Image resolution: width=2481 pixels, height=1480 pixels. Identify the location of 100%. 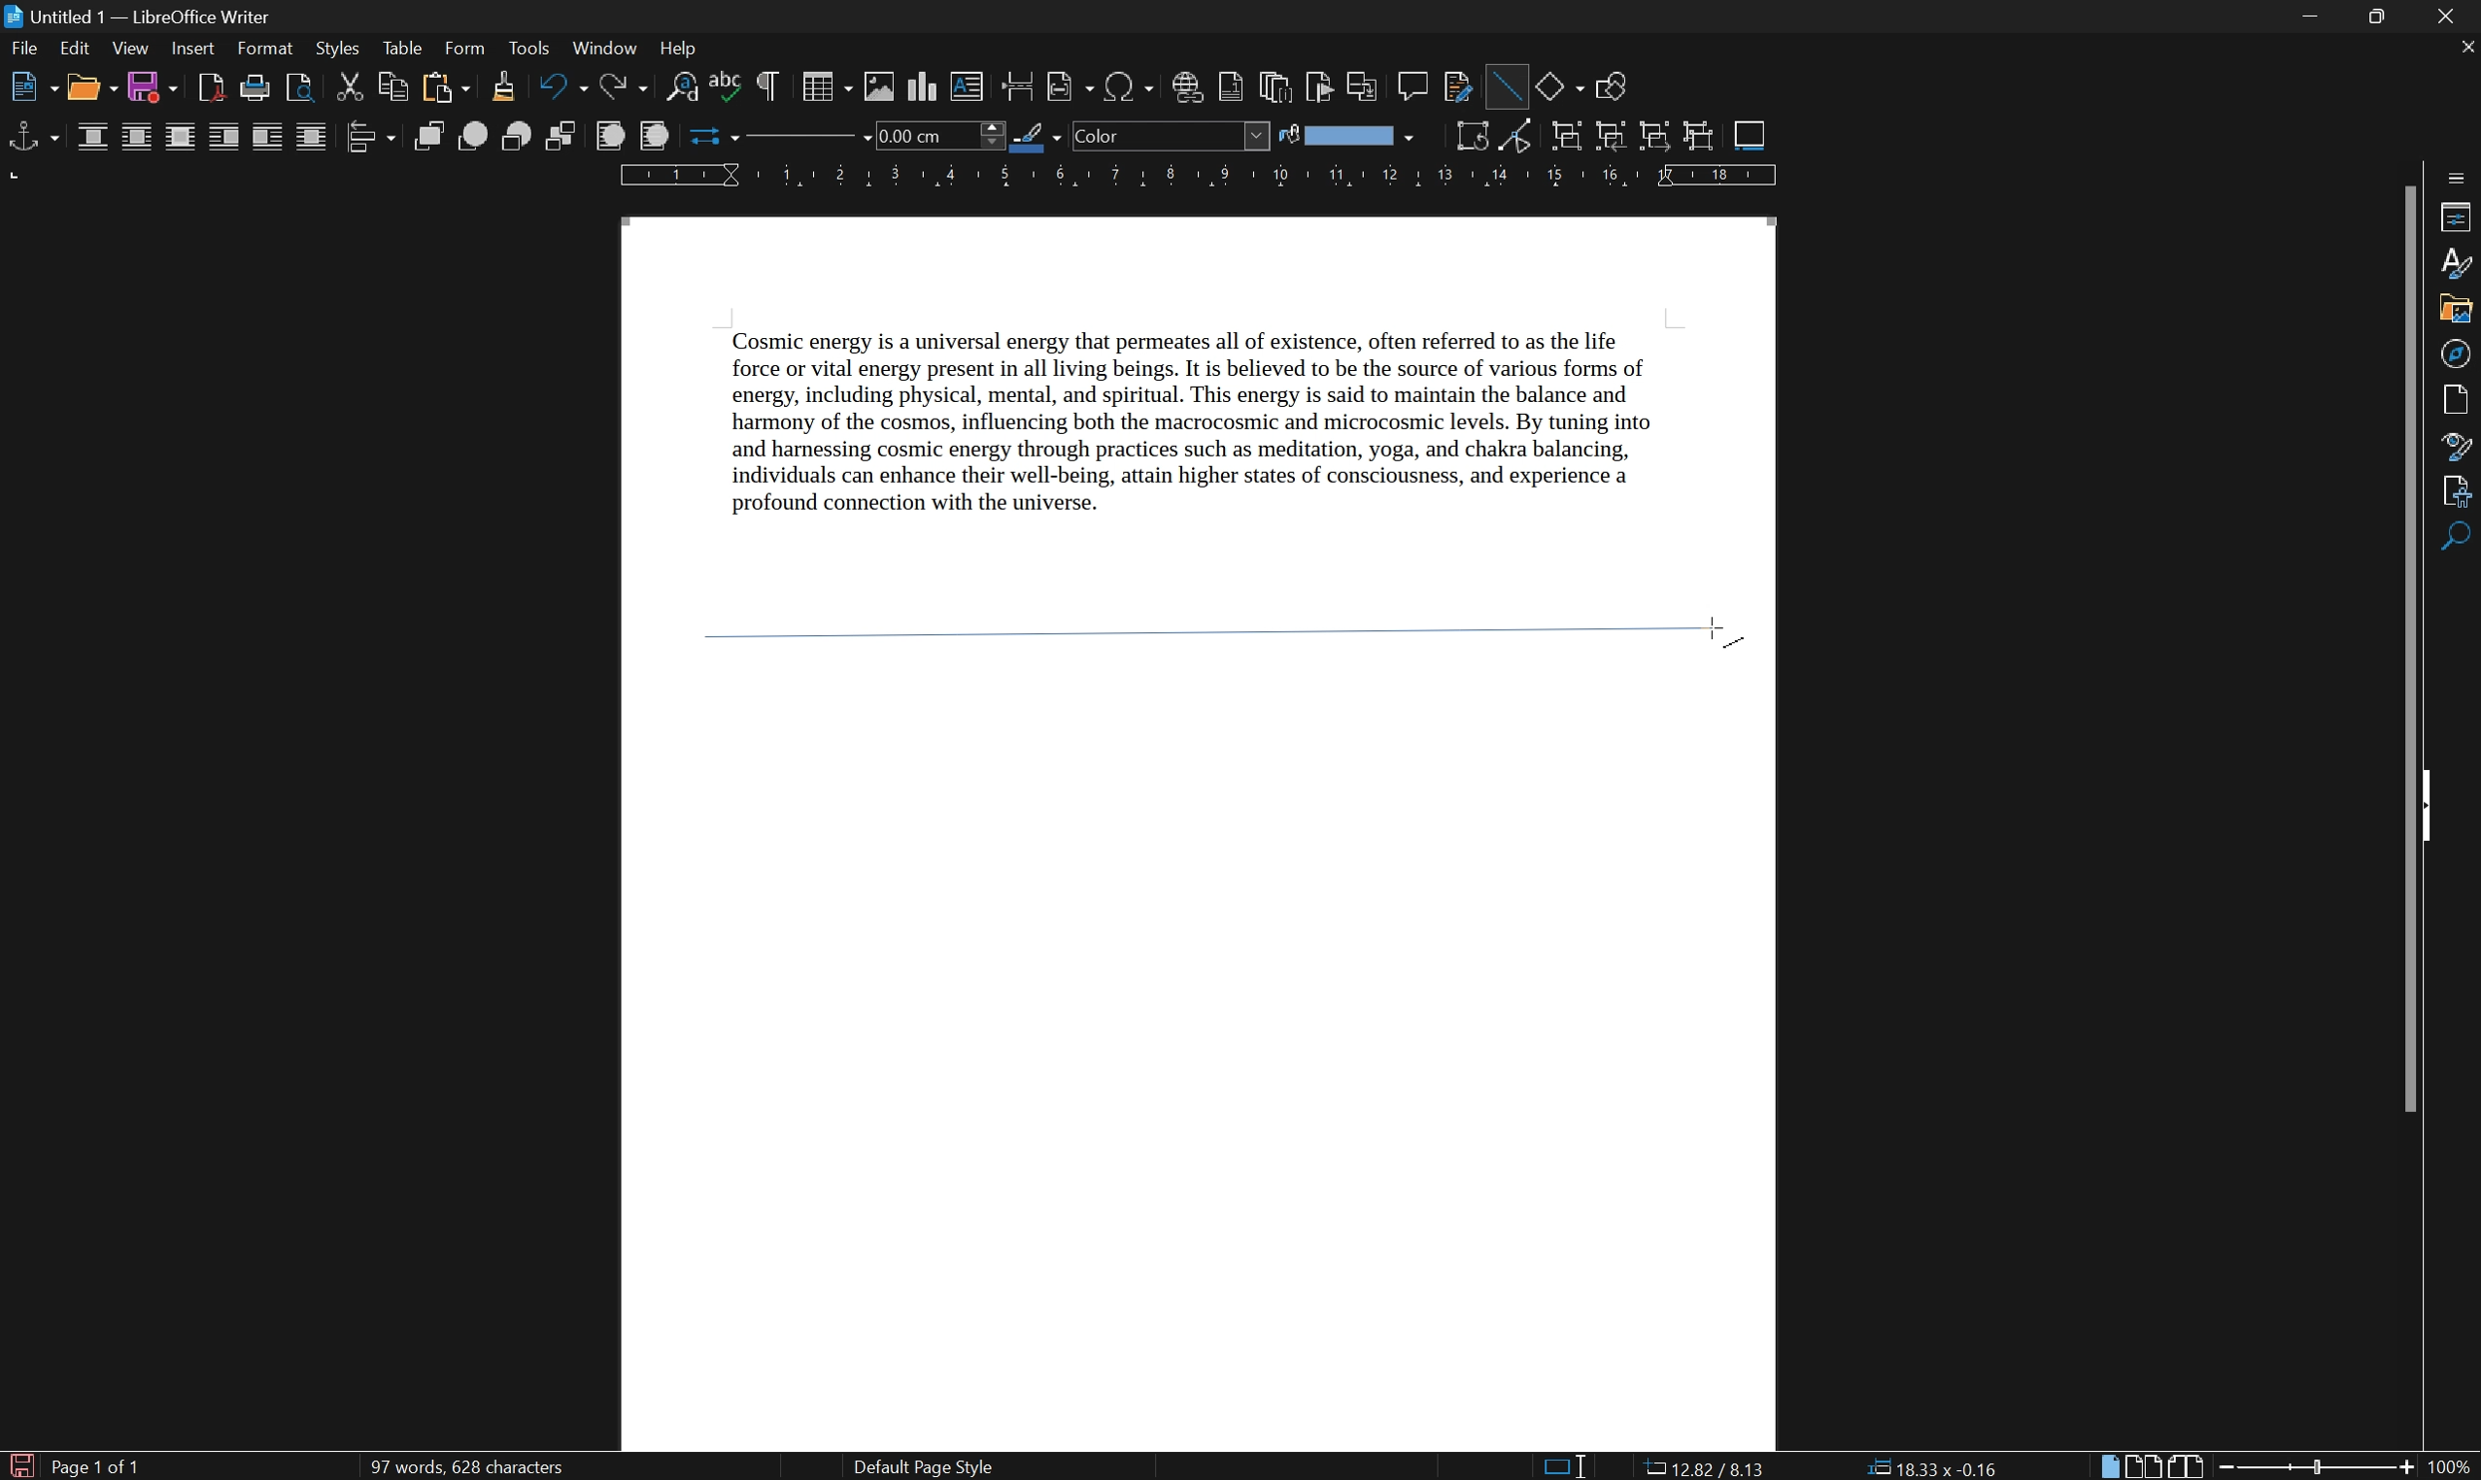
(2451, 1468).